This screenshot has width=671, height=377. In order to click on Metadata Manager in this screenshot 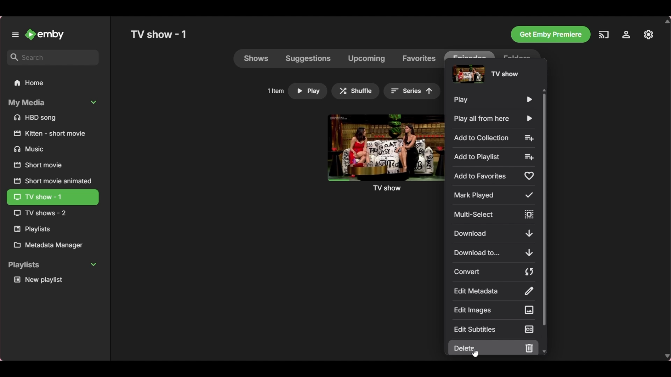, I will do `click(52, 245)`.